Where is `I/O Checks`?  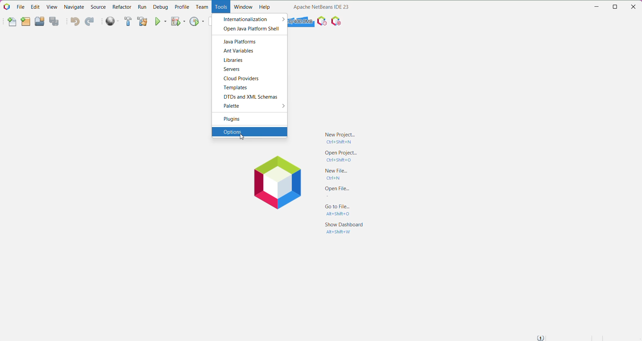 I/O Checks is located at coordinates (337, 21).